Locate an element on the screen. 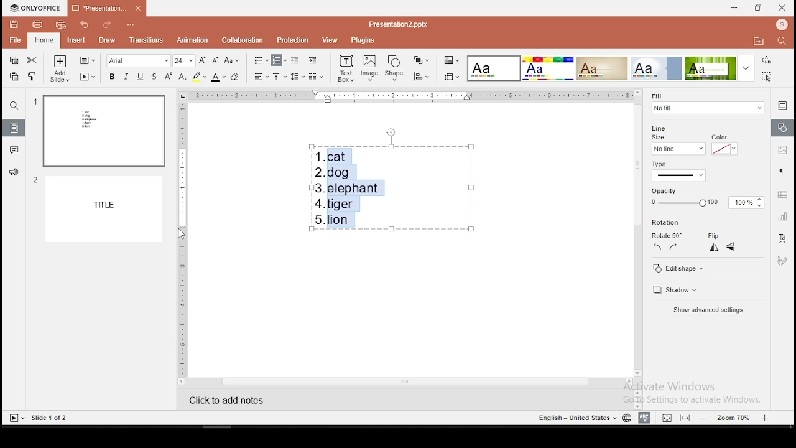  add slide is located at coordinates (58, 68).